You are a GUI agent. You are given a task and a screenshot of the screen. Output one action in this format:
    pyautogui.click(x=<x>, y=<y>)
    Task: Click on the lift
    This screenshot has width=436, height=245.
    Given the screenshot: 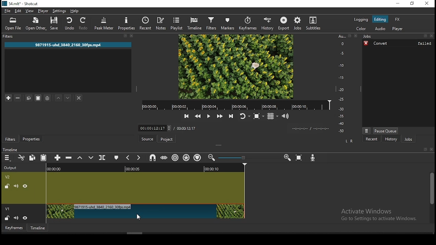 What is the action you would take?
    pyautogui.click(x=80, y=159)
    